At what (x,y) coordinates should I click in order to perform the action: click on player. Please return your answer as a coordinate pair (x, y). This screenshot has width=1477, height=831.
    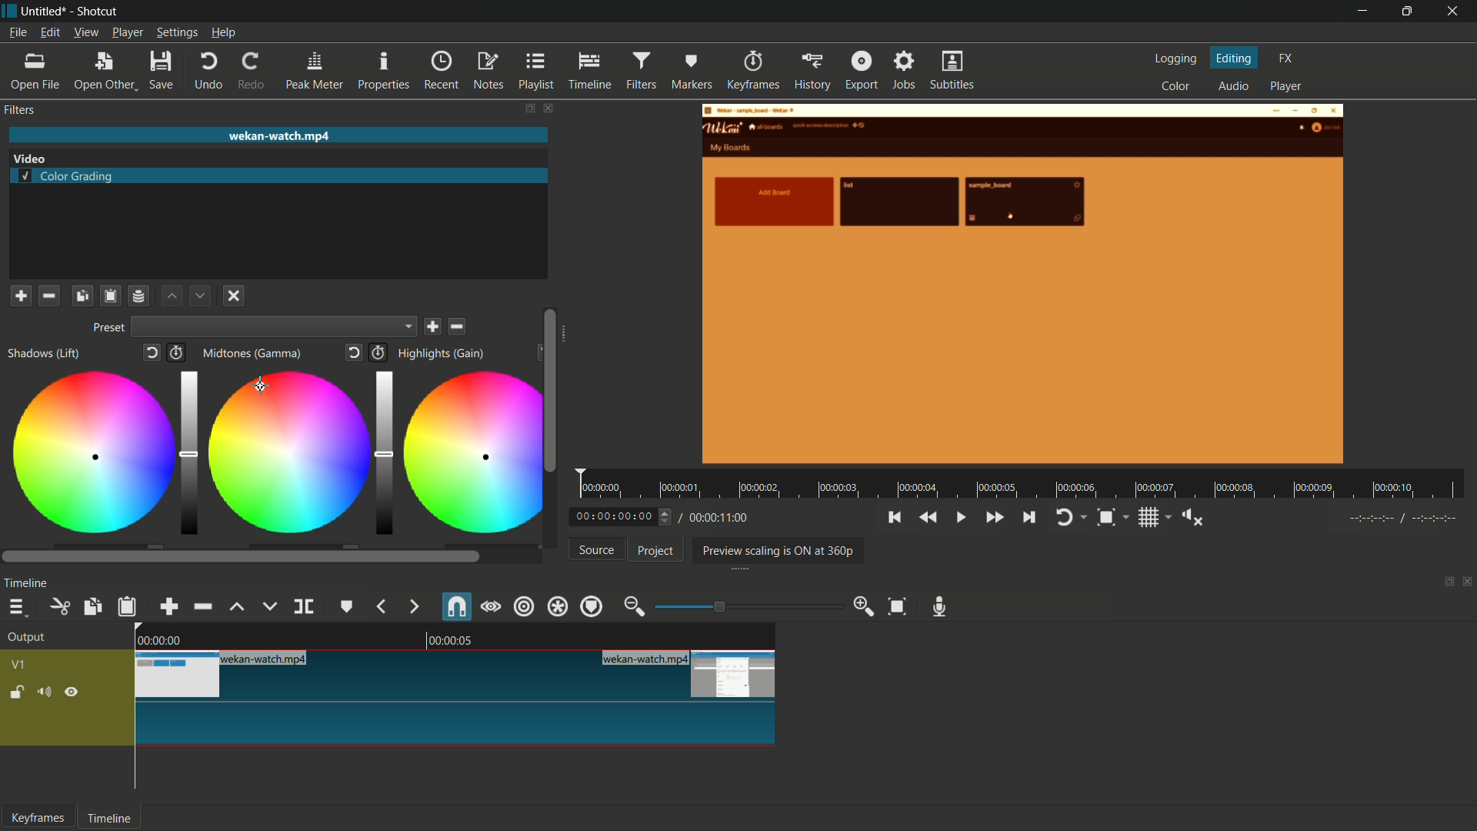
    Looking at the image, I should click on (1289, 86).